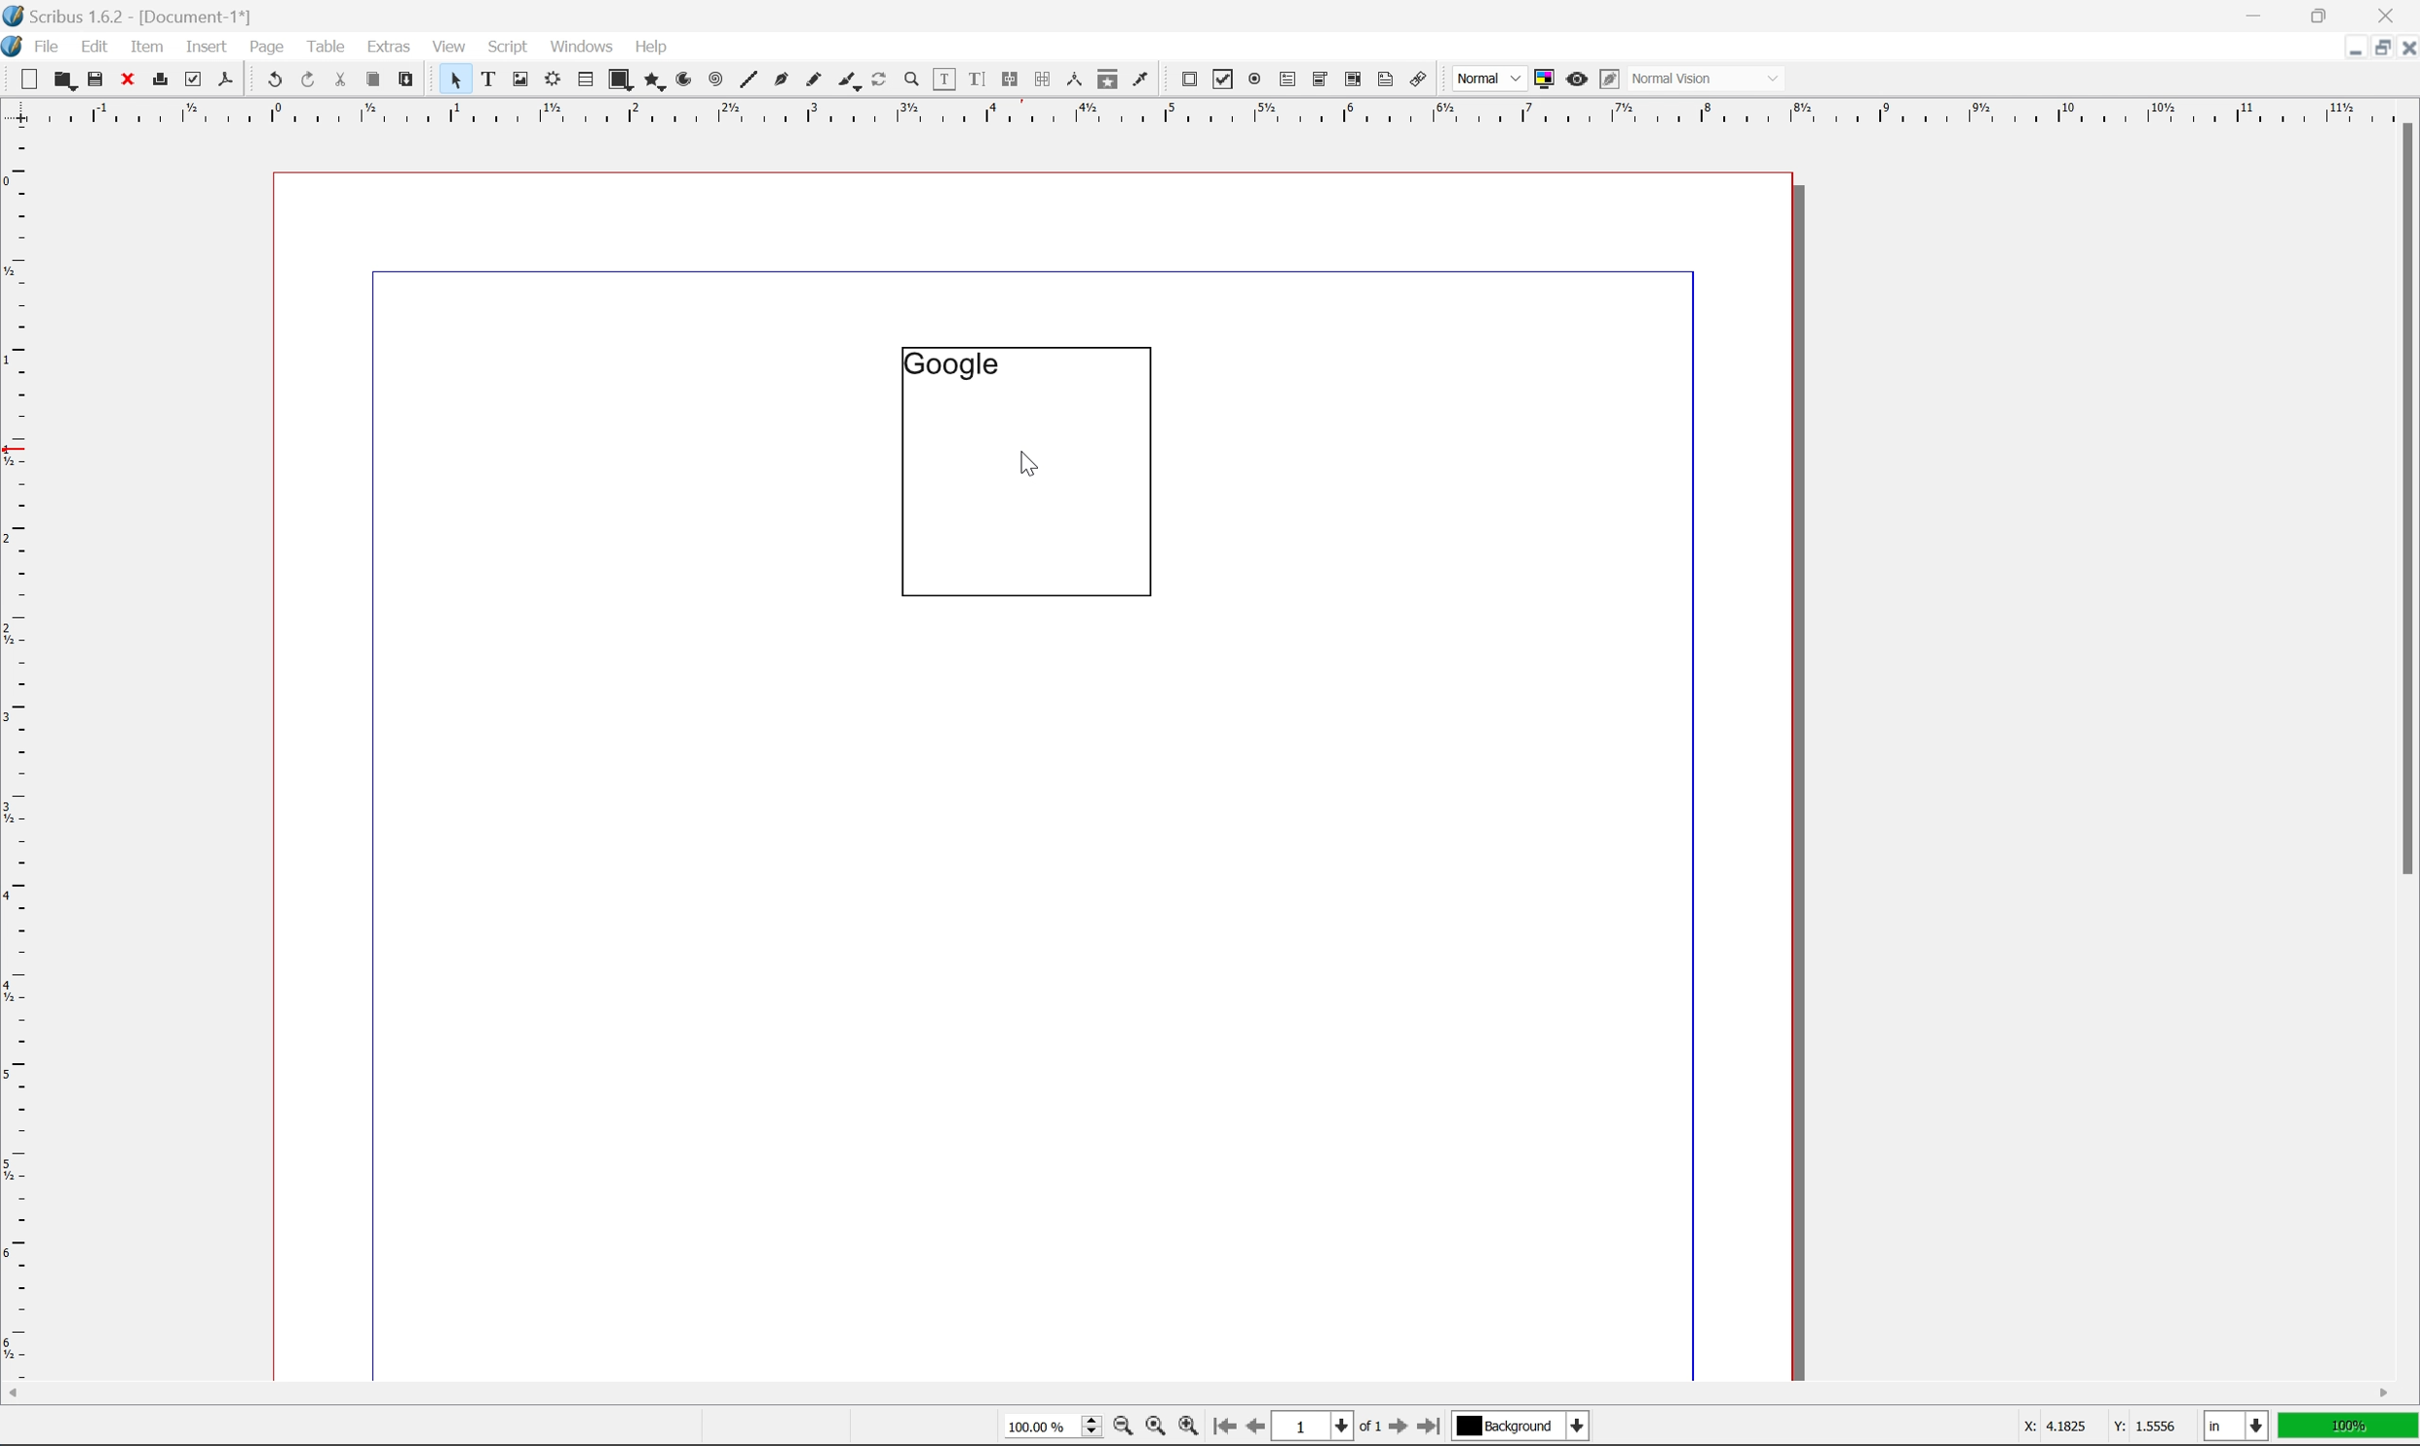  I want to click on minimize, so click(2257, 14).